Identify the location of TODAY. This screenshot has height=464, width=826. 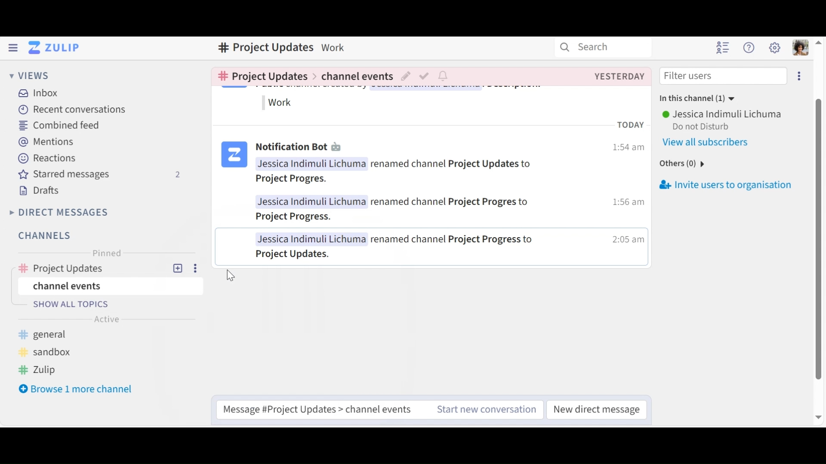
(634, 126).